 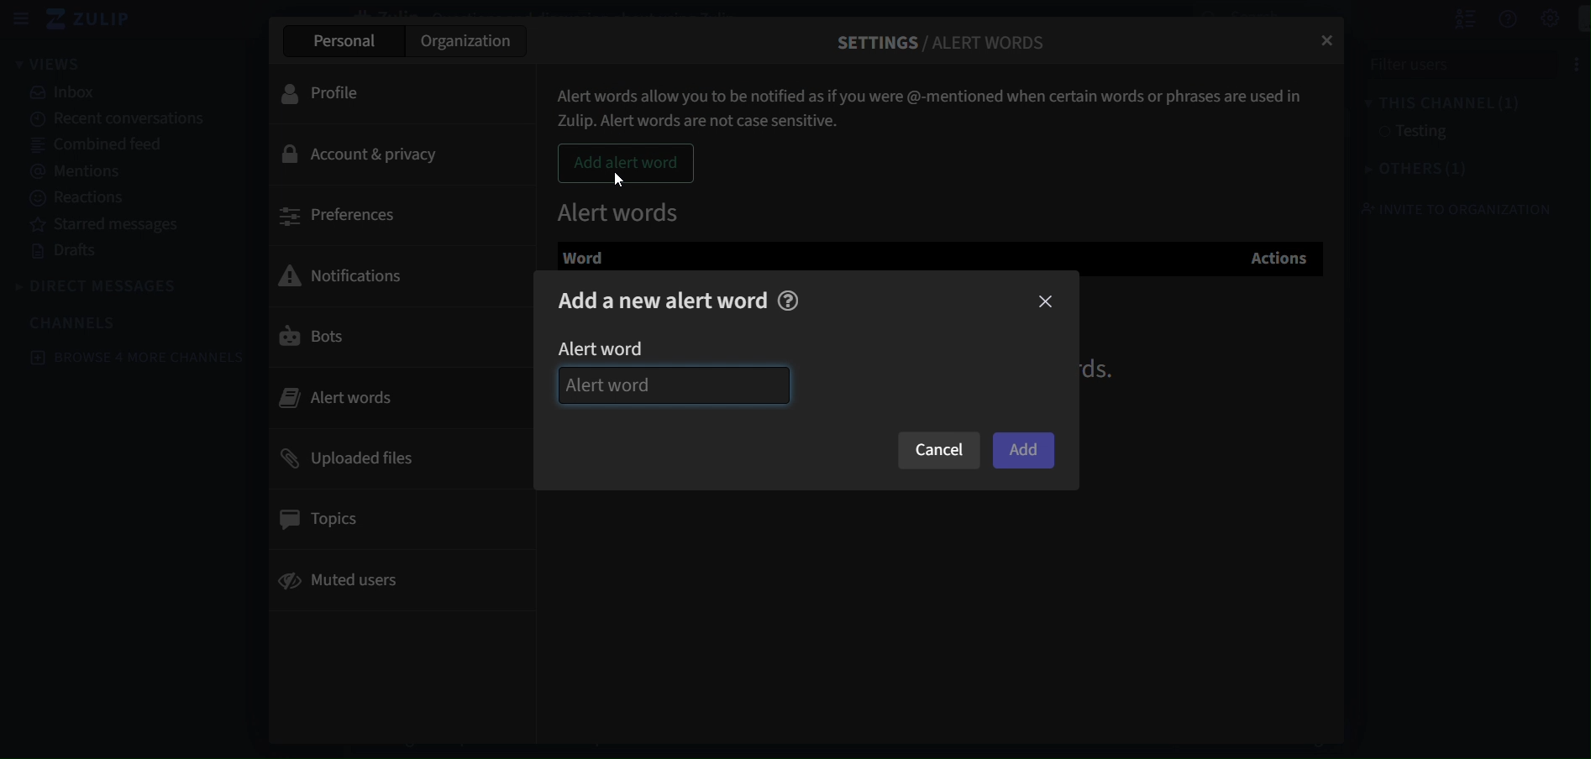 I want to click on views, so click(x=59, y=64).